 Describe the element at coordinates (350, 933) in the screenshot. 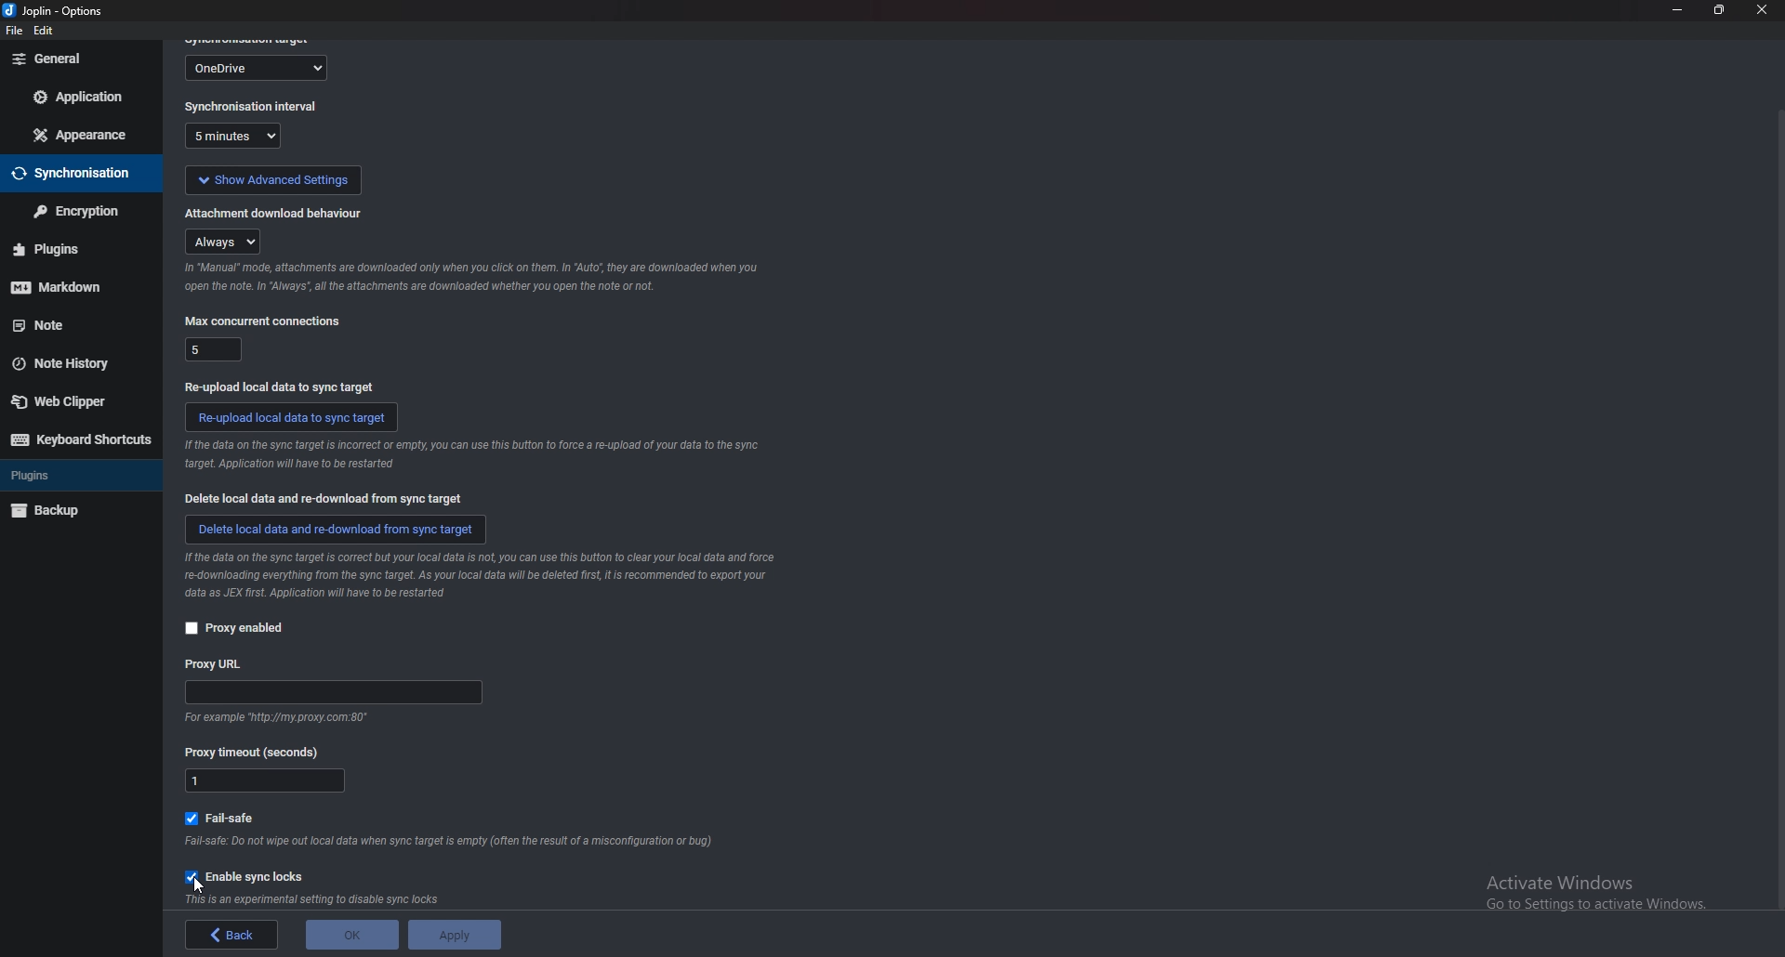

I see `ok` at that location.